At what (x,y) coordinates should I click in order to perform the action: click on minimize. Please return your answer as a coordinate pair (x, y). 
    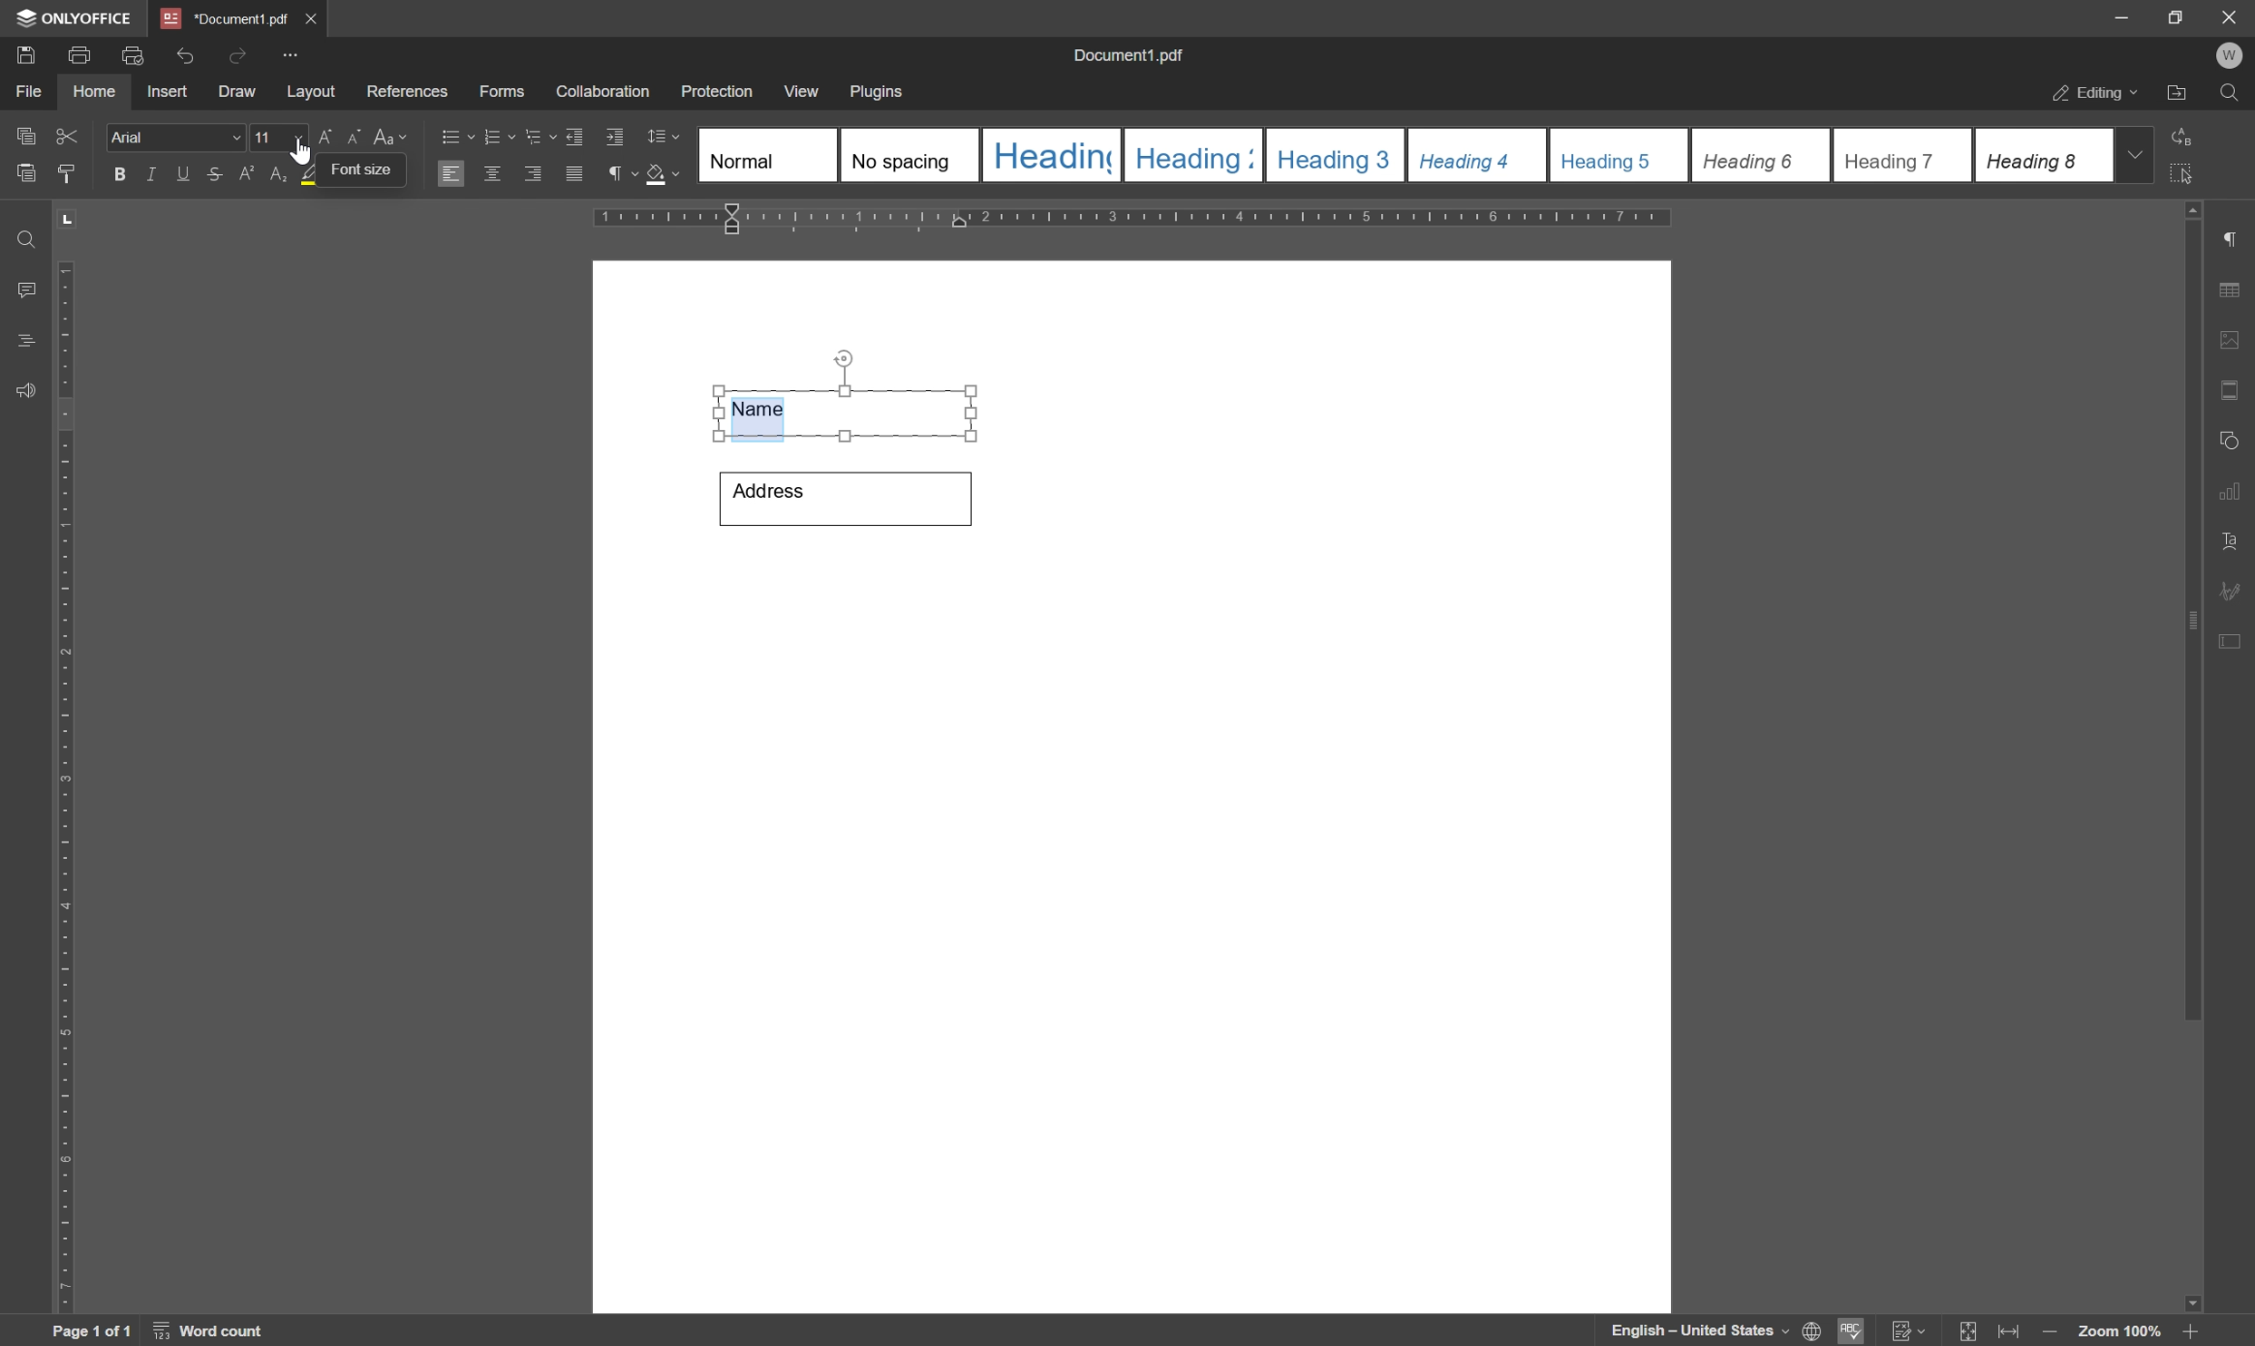
    Looking at the image, I should click on (2112, 15).